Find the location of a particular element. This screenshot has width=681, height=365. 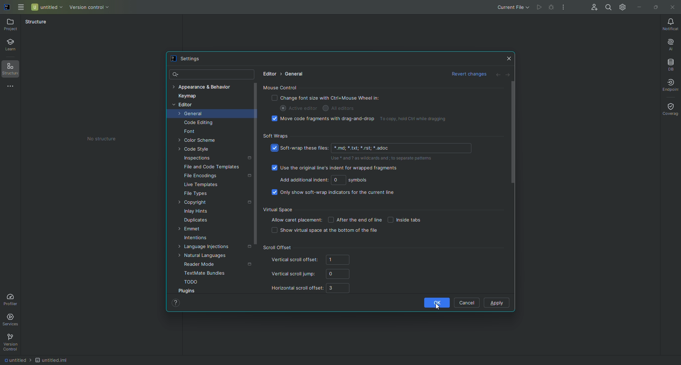

Current file is located at coordinates (511, 7).